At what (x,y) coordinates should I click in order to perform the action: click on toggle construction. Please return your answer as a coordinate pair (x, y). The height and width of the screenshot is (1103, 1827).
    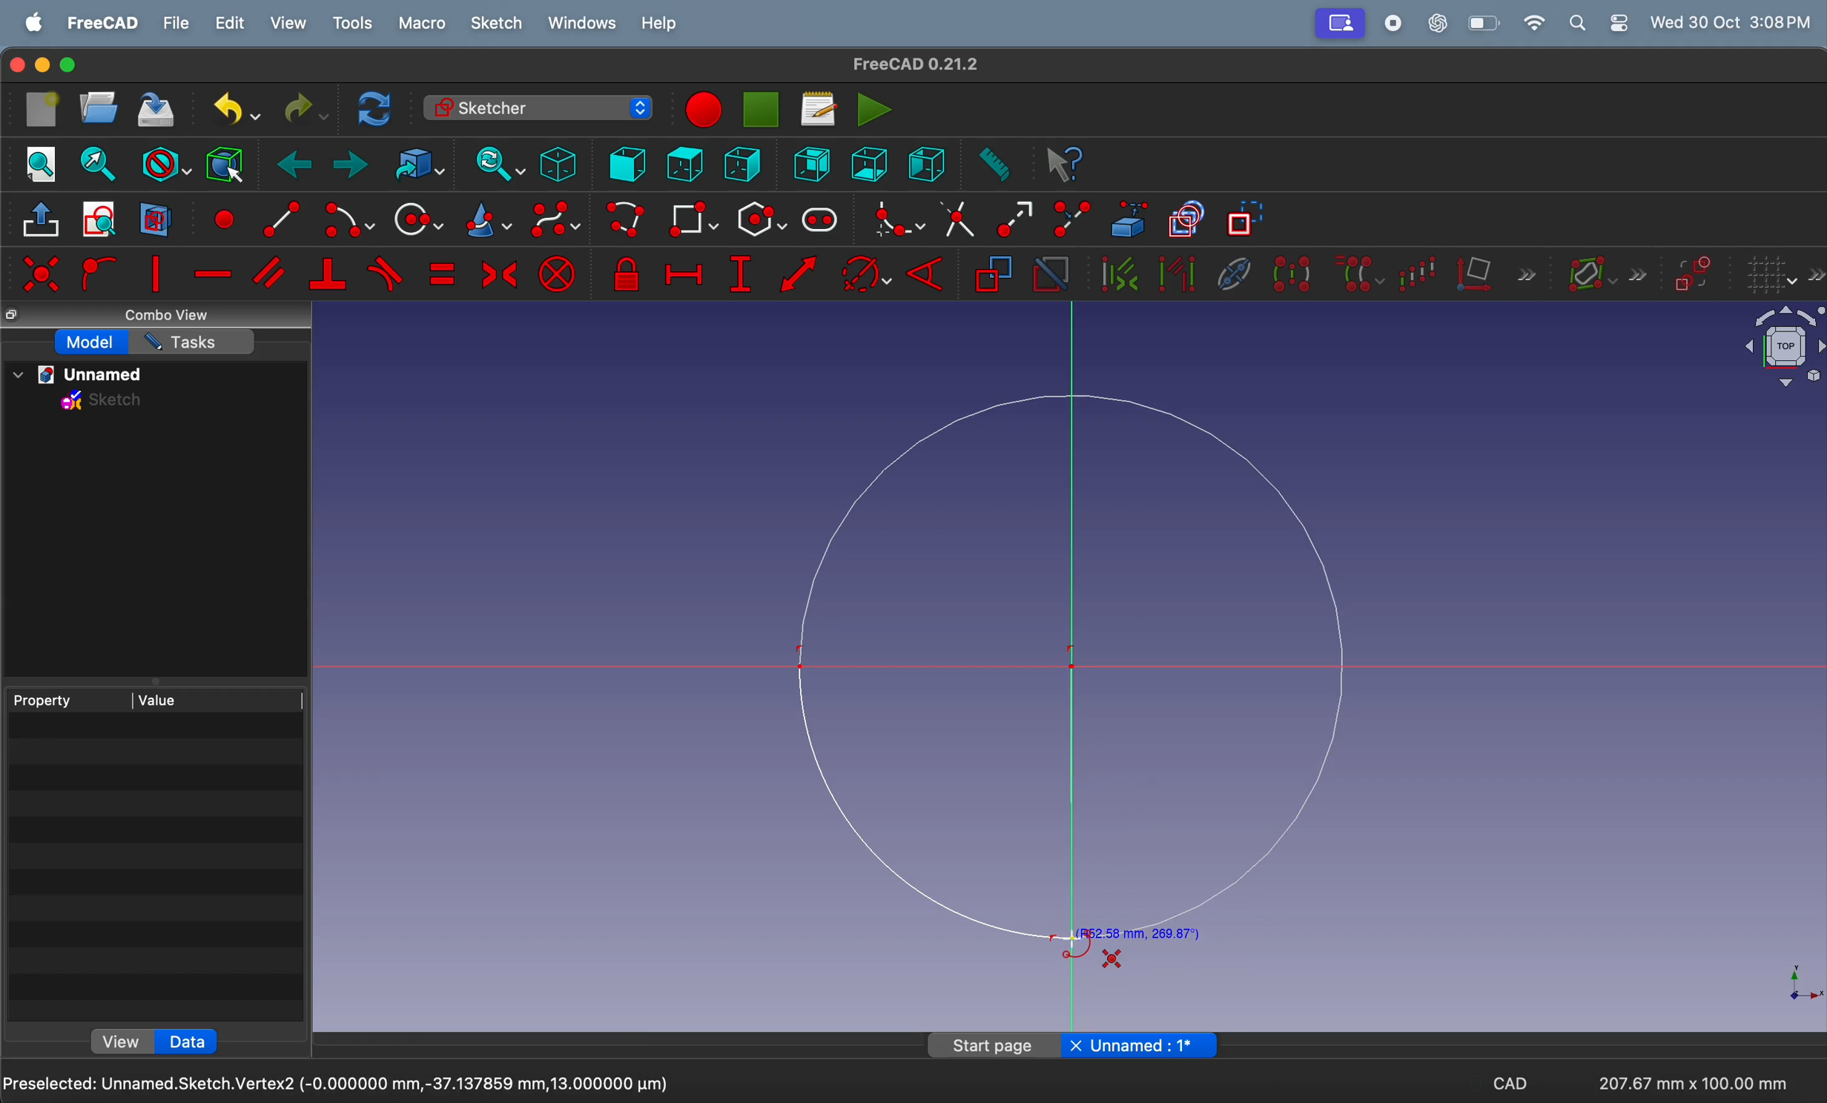
    Looking at the image, I should click on (1246, 220).